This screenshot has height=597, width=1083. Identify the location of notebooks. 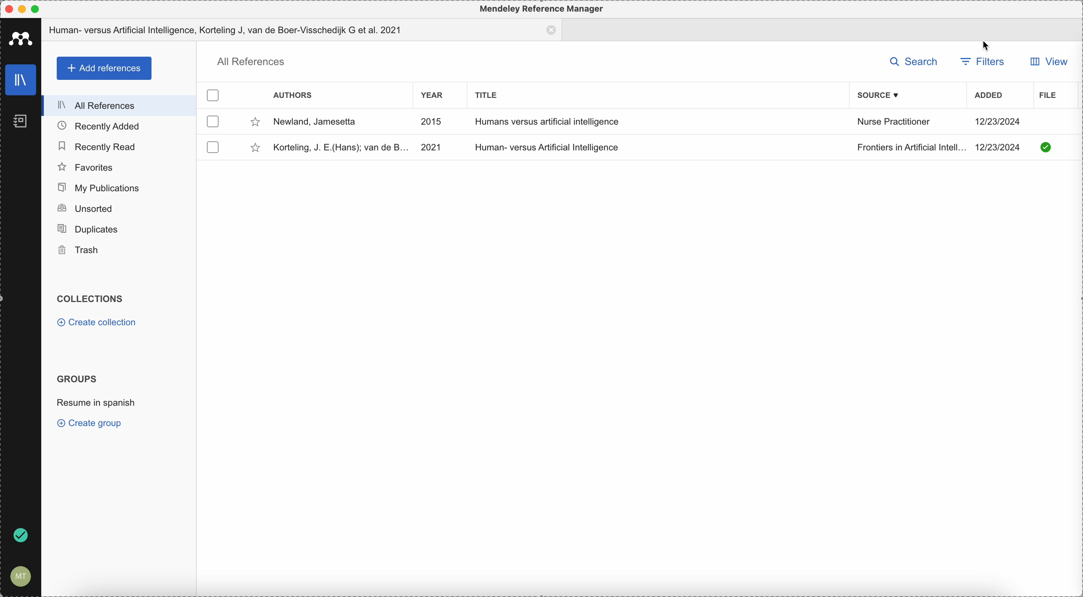
(18, 119).